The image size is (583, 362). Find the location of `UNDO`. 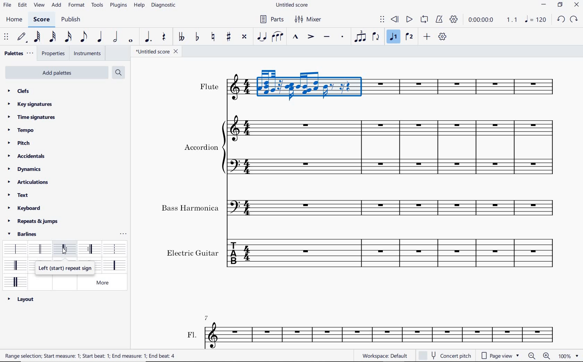

UNDO is located at coordinates (560, 19).